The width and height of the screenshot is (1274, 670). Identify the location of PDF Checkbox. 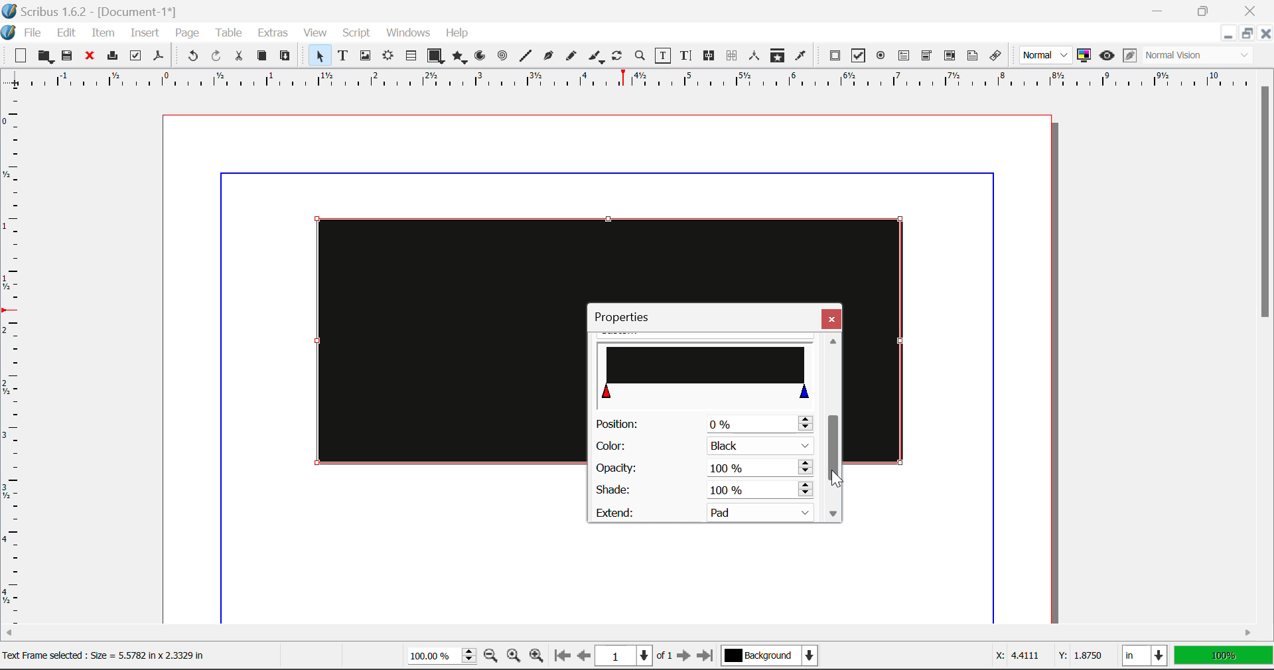
(857, 56).